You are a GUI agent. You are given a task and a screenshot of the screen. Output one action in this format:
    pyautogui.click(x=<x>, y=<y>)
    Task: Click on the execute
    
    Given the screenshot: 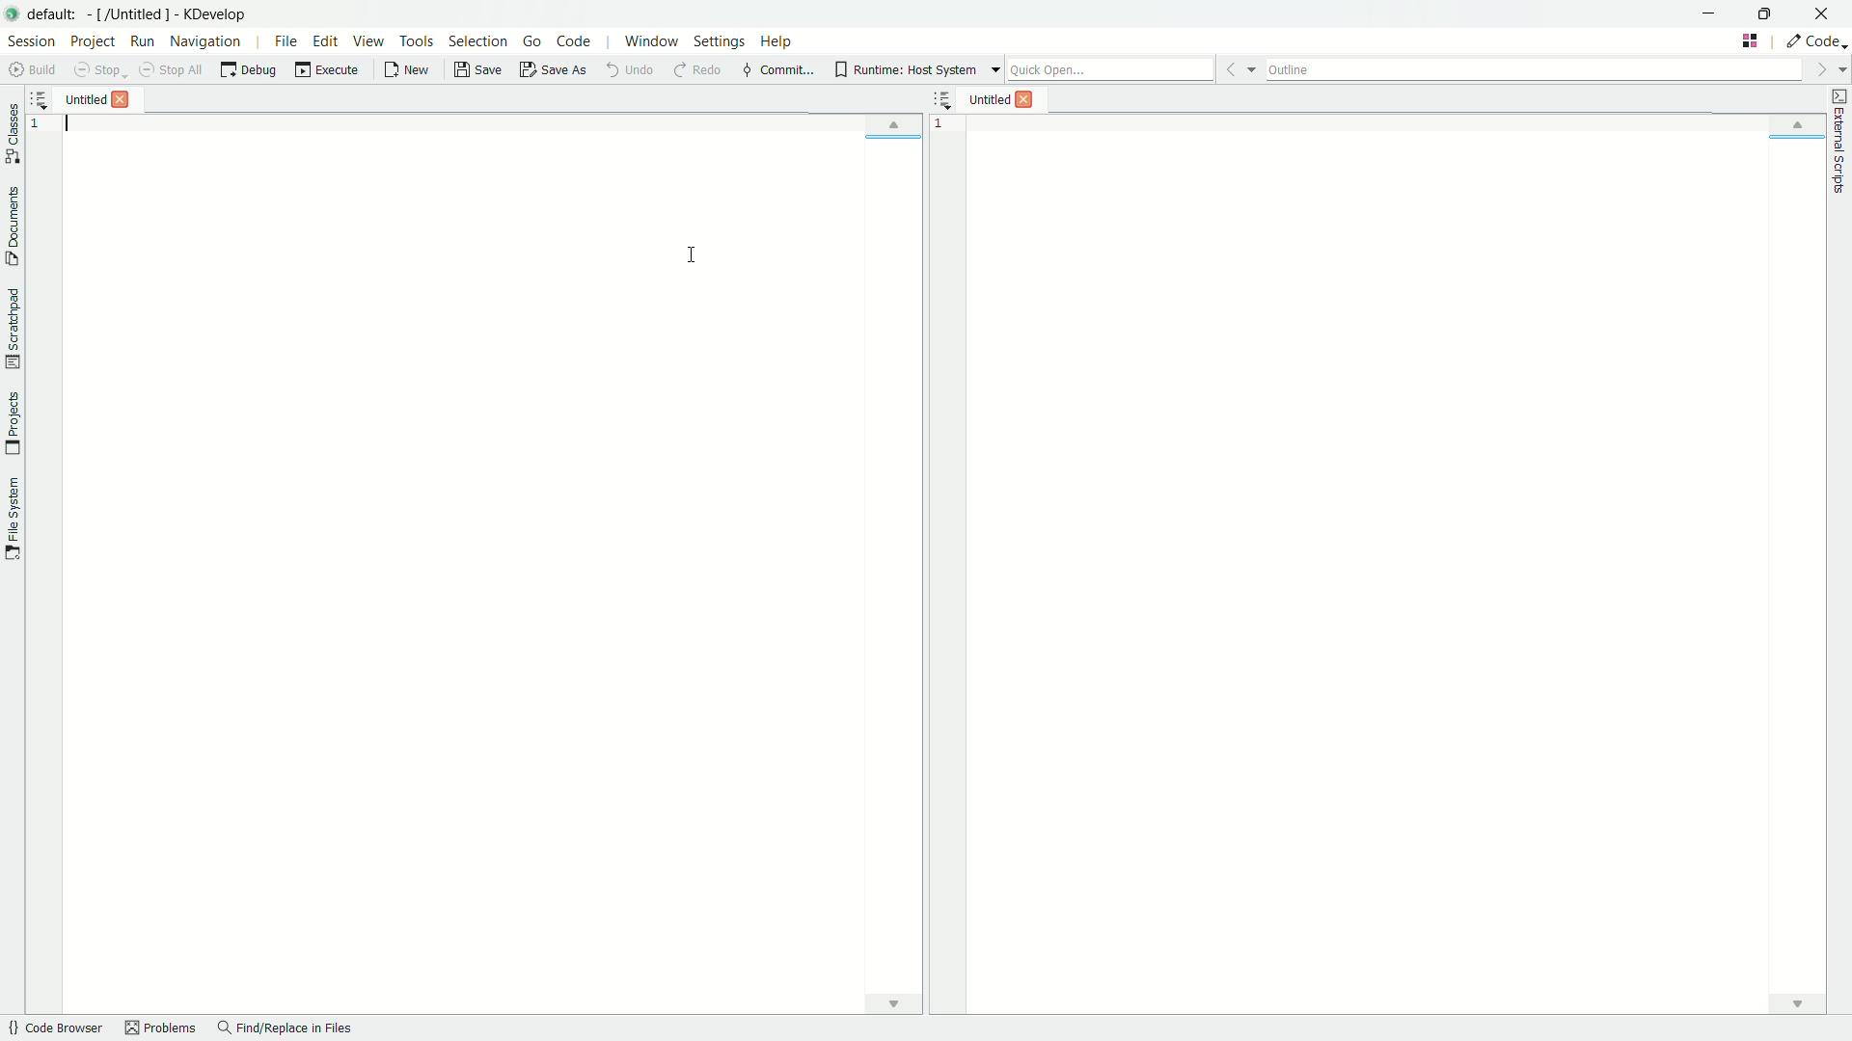 What is the action you would take?
    pyautogui.click(x=327, y=69)
    